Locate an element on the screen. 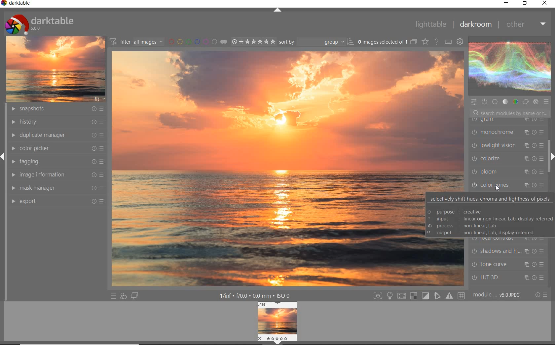  minimize is located at coordinates (507, 2).